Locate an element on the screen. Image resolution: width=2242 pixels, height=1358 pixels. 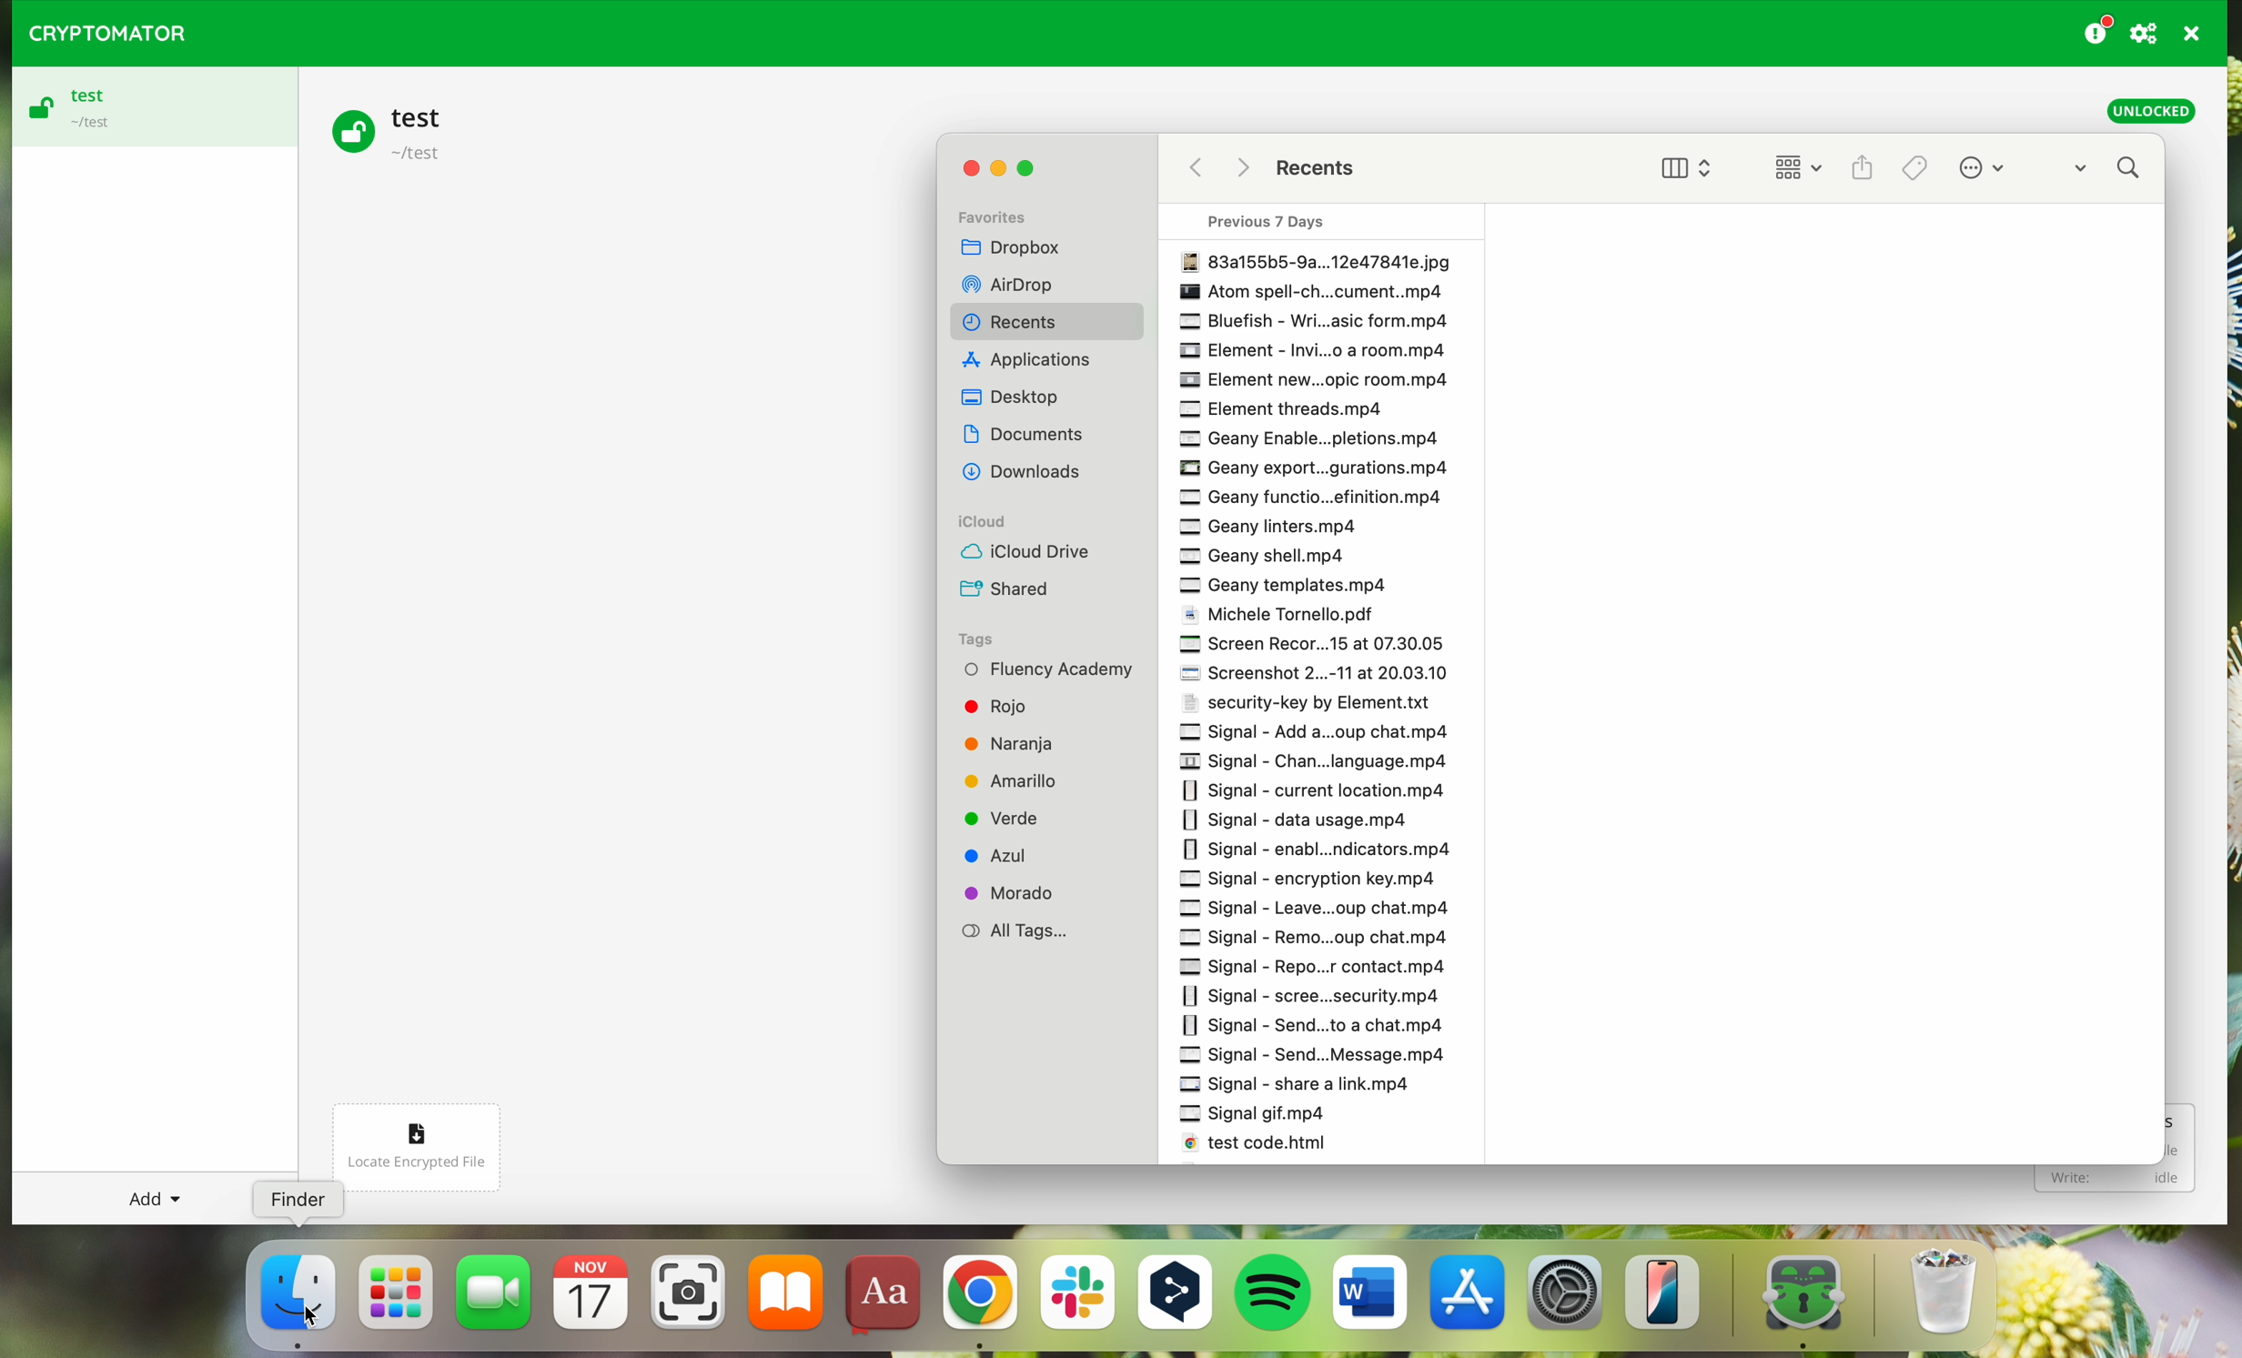
back is located at coordinates (1193, 171).